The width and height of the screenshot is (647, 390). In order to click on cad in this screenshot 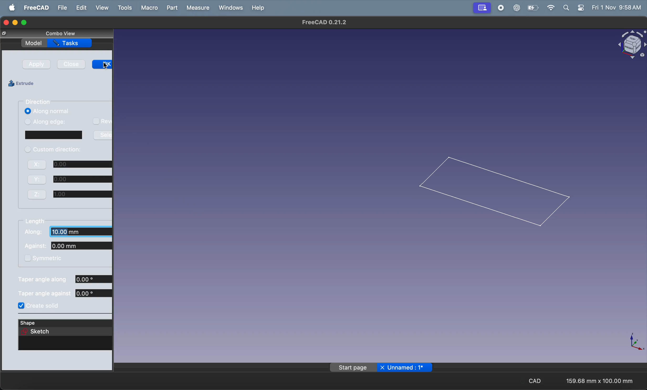, I will do `click(533, 382)`.